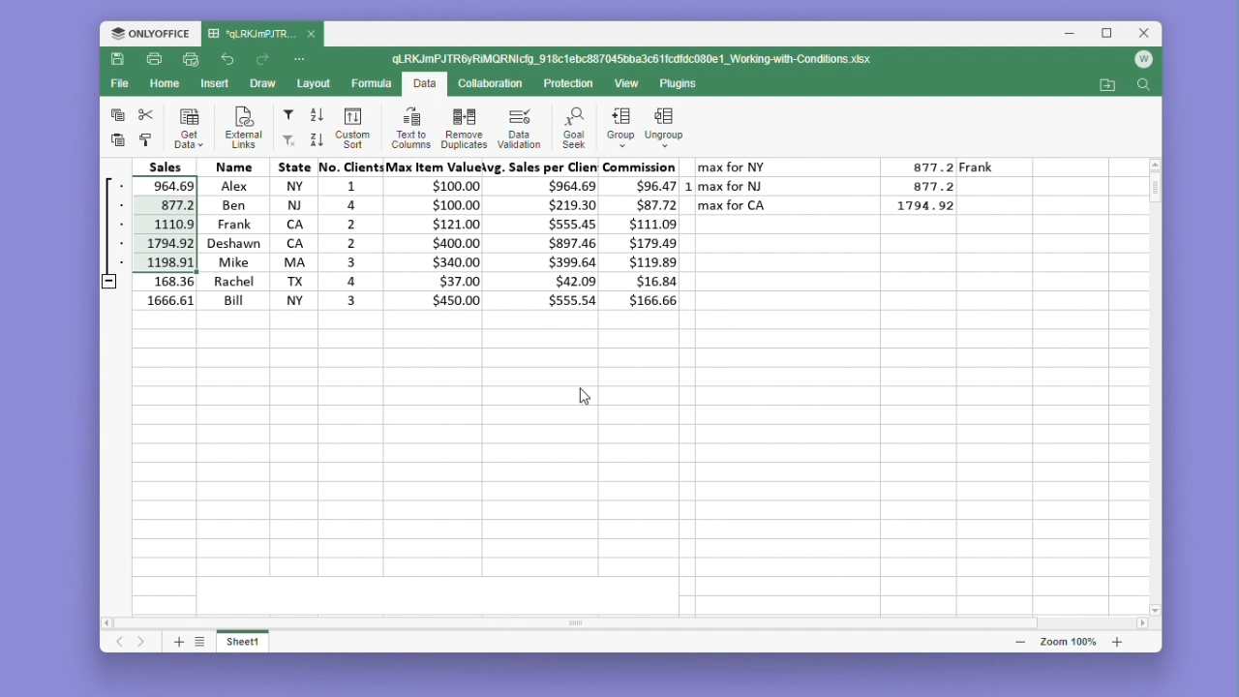  I want to click on group rows, so click(620, 131).